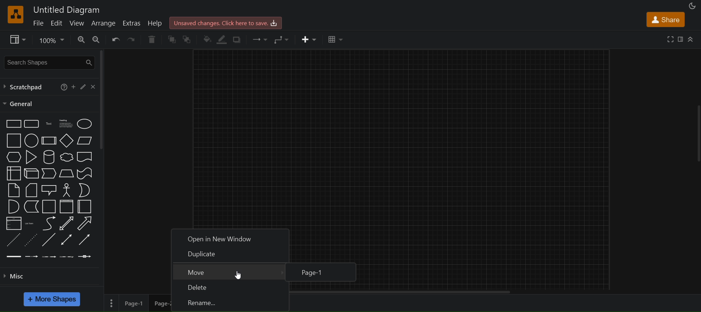 The width and height of the screenshot is (701, 312). What do you see at coordinates (53, 40) in the screenshot?
I see `zoom` at bounding box center [53, 40].